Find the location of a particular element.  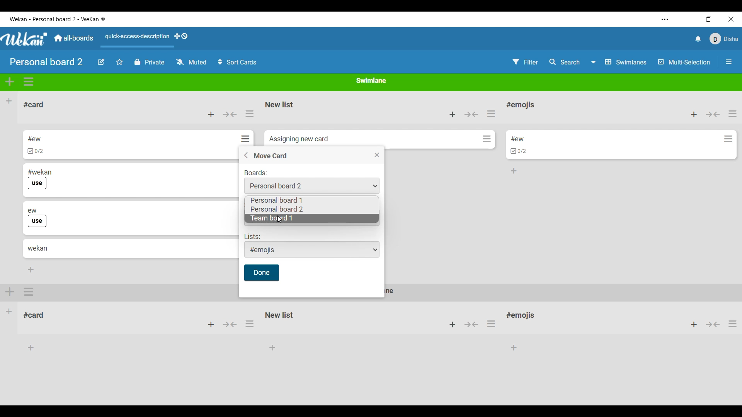

List name is located at coordinates (279, 105).